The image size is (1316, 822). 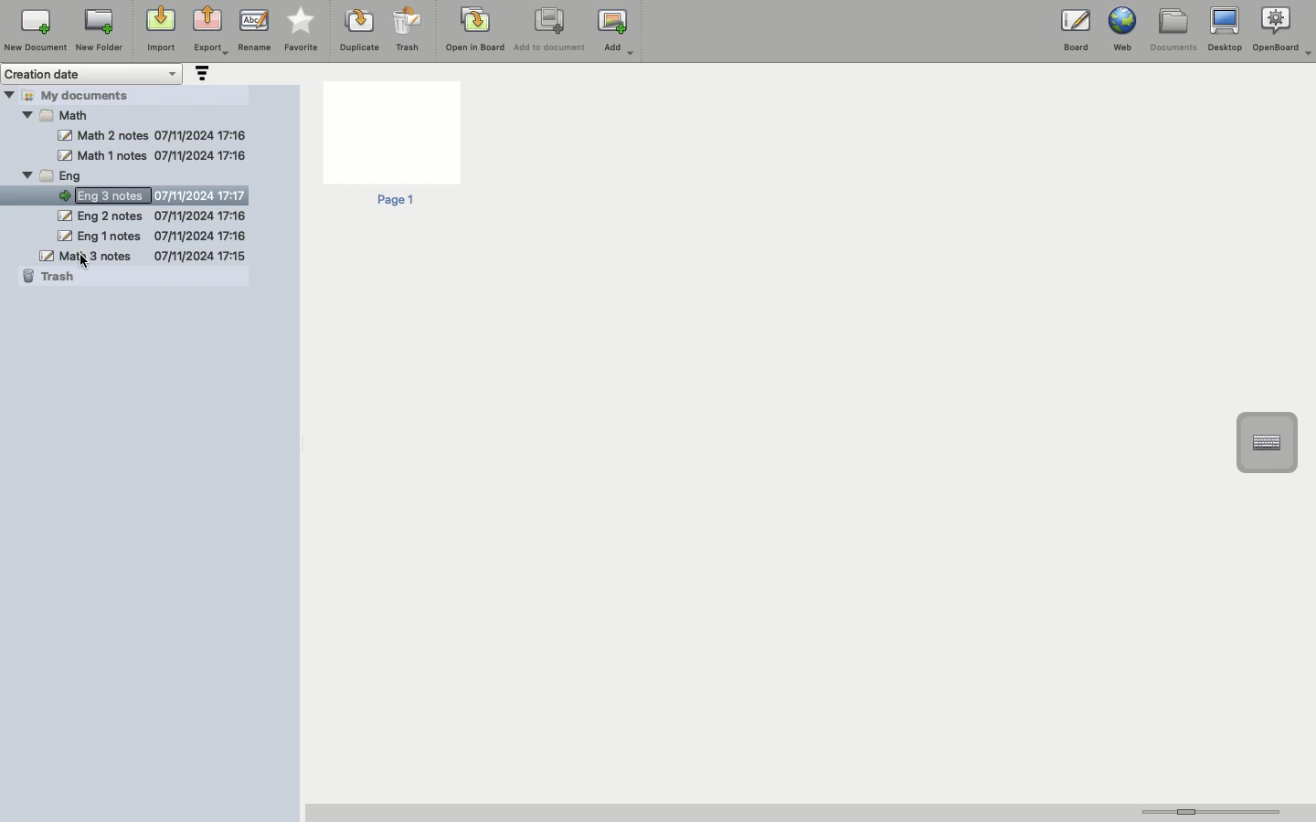 What do you see at coordinates (475, 28) in the screenshot?
I see `Open in board` at bounding box center [475, 28].